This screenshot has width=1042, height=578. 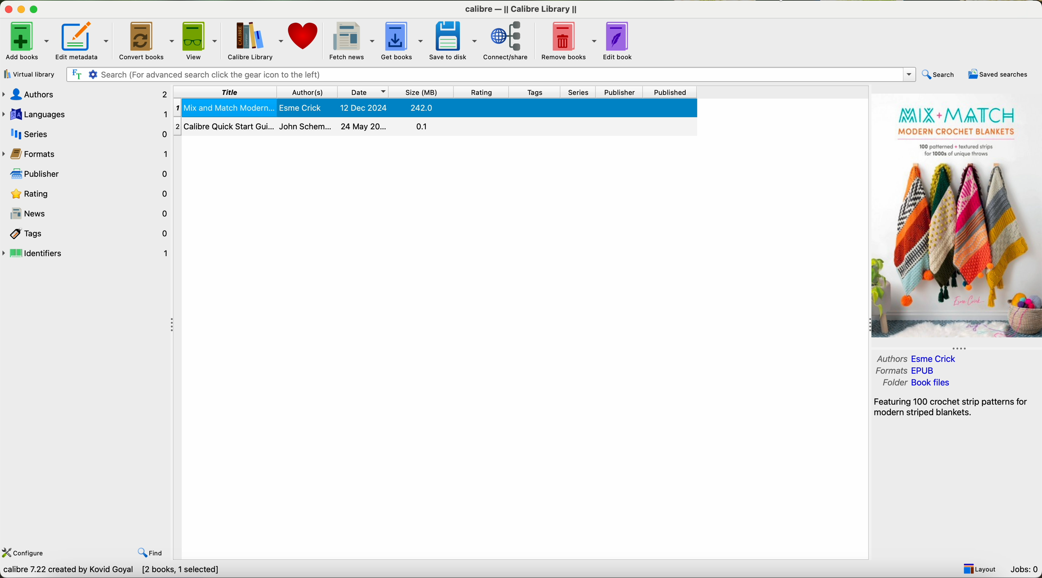 I want to click on cursor, so click(x=77, y=40).